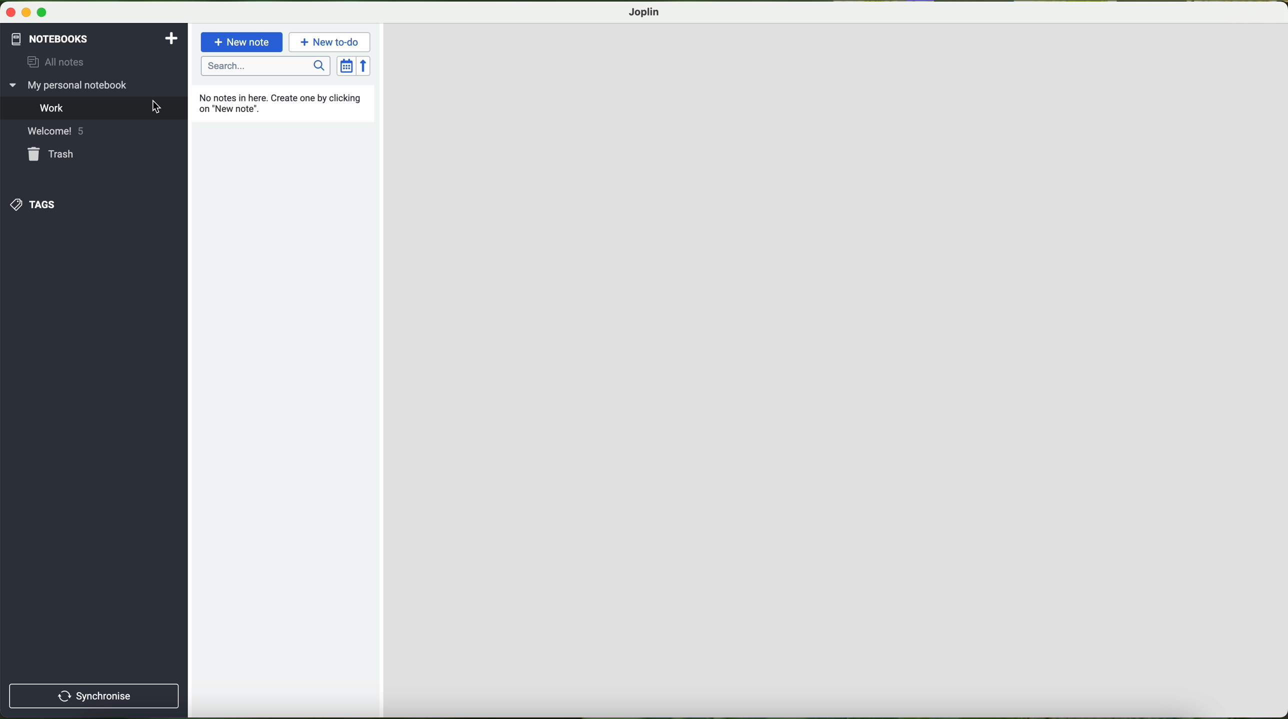 The width and height of the screenshot is (1288, 719). Describe the element at coordinates (331, 42) in the screenshot. I see `new to-do button` at that location.